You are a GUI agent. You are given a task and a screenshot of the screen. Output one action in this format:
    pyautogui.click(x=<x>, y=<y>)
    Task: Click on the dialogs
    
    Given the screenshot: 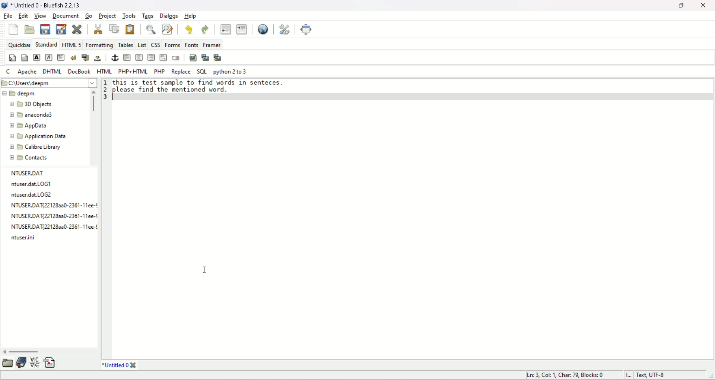 What is the action you would take?
    pyautogui.click(x=168, y=16)
    